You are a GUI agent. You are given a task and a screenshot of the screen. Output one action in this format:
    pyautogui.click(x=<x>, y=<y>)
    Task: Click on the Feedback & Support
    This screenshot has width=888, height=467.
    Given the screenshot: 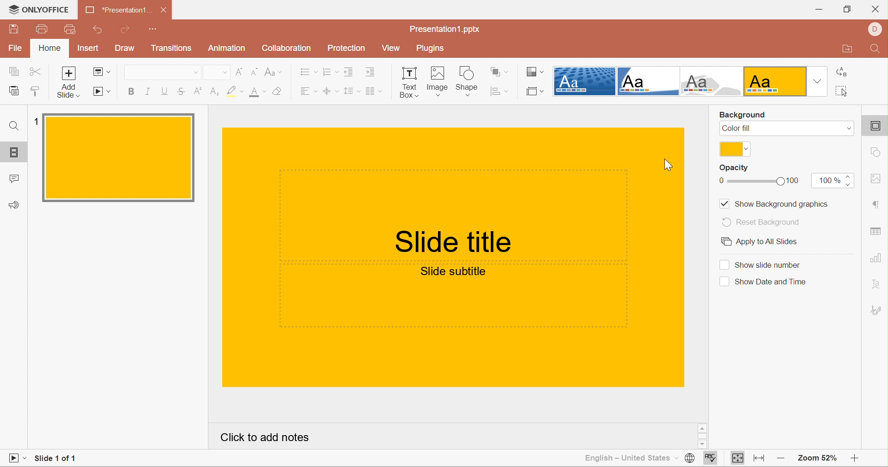 What is the action you would take?
    pyautogui.click(x=15, y=205)
    